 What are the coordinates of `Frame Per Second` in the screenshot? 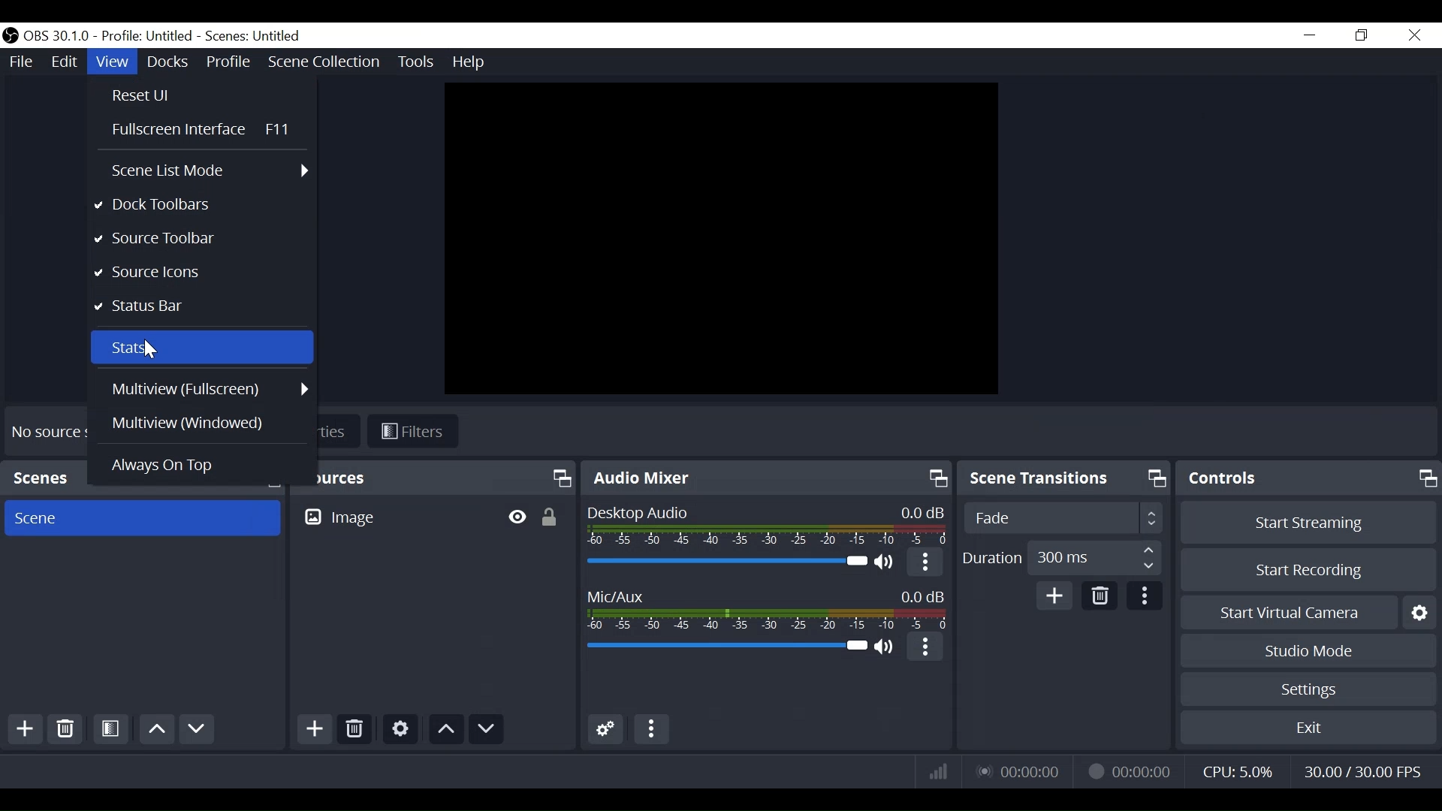 It's located at (1362, 772).